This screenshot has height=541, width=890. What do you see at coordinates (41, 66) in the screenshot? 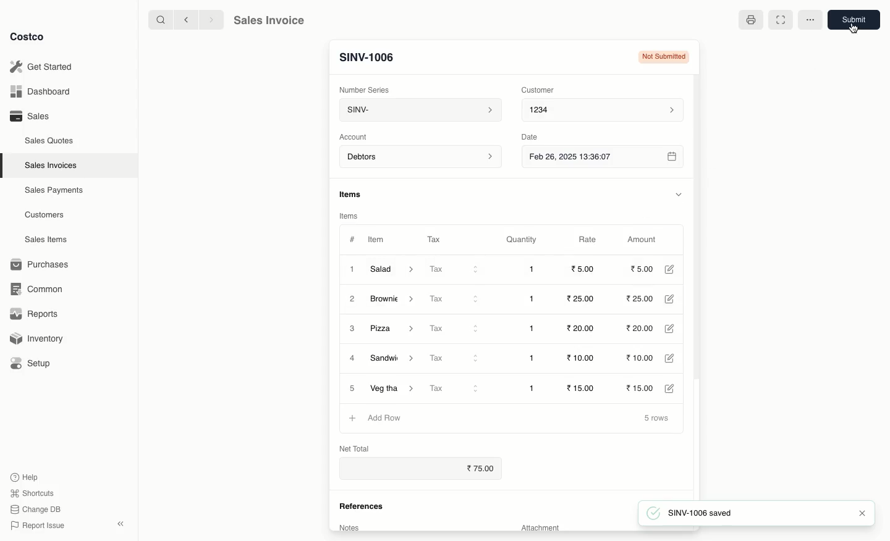
I see `Get Started` at bounding box center [41, 66].